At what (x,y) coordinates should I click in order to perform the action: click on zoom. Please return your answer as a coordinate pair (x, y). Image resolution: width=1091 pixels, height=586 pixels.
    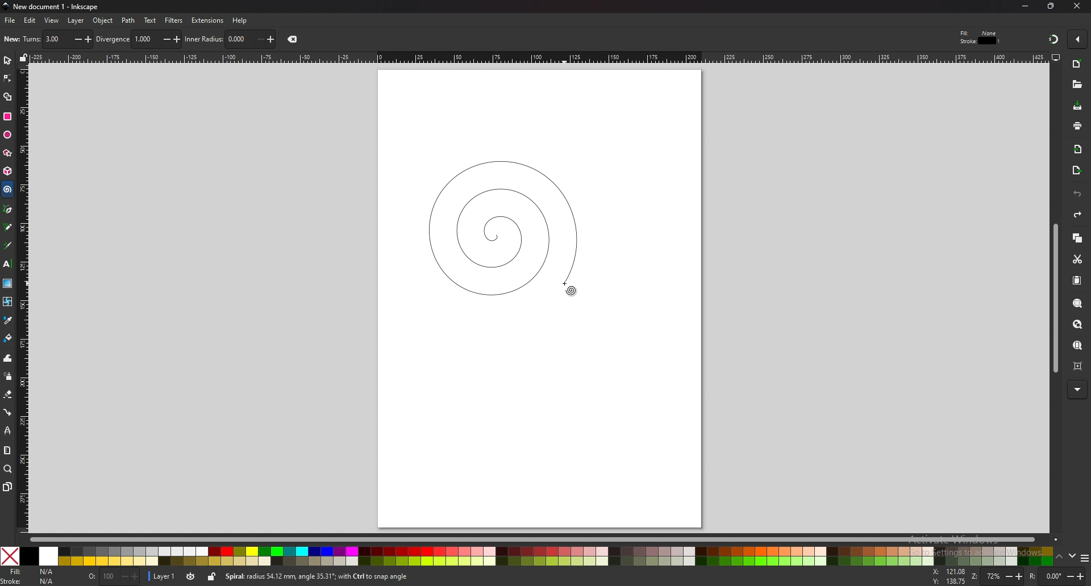
    Looking at the image, I should click on (9, 470).